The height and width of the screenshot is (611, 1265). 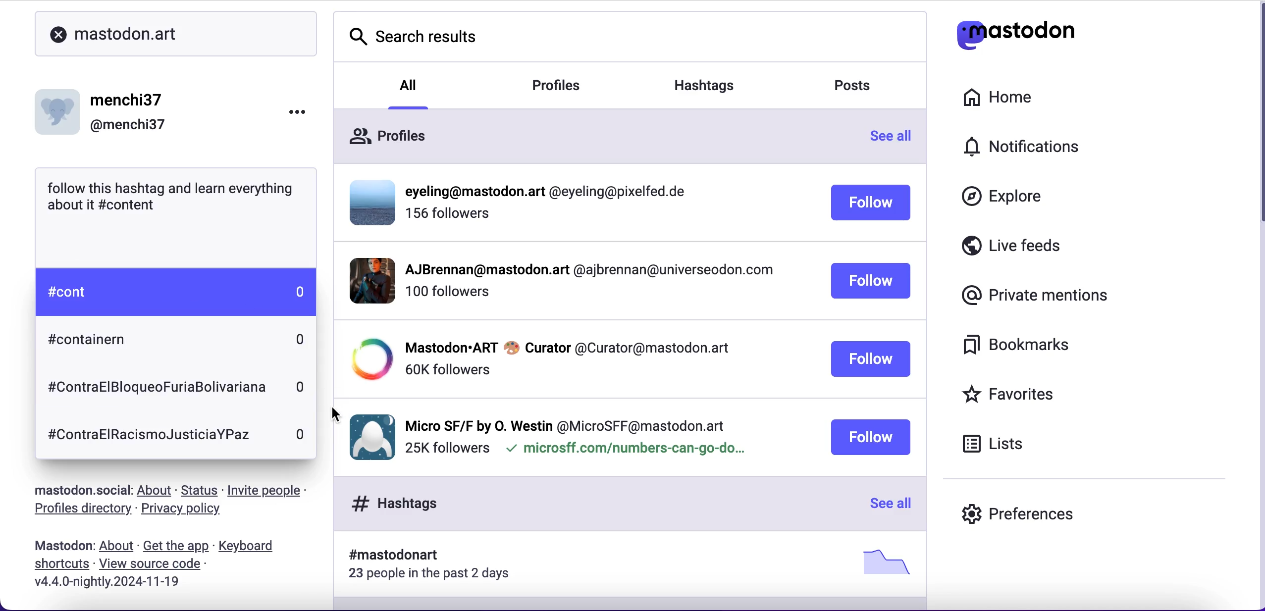 What do you see at coordinates (896, 139) in the screenshot?
I see `see all` at bounding box center [896, 139].